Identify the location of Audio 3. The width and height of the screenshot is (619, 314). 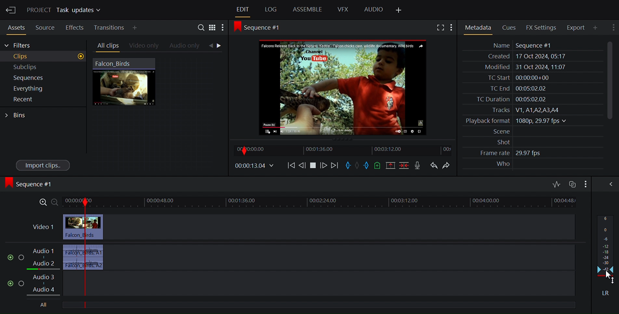
(46, 277).